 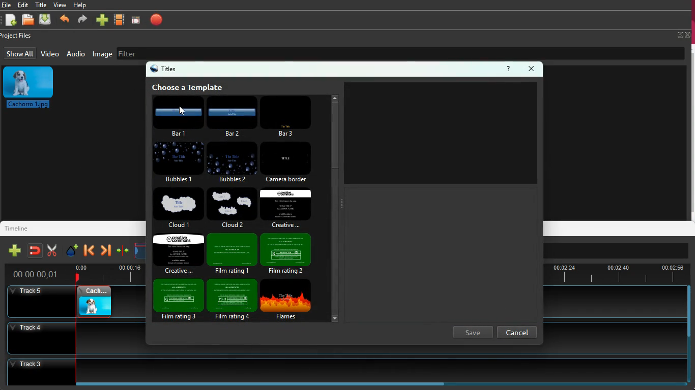 I want to click on file, so click(x=7, y=5).